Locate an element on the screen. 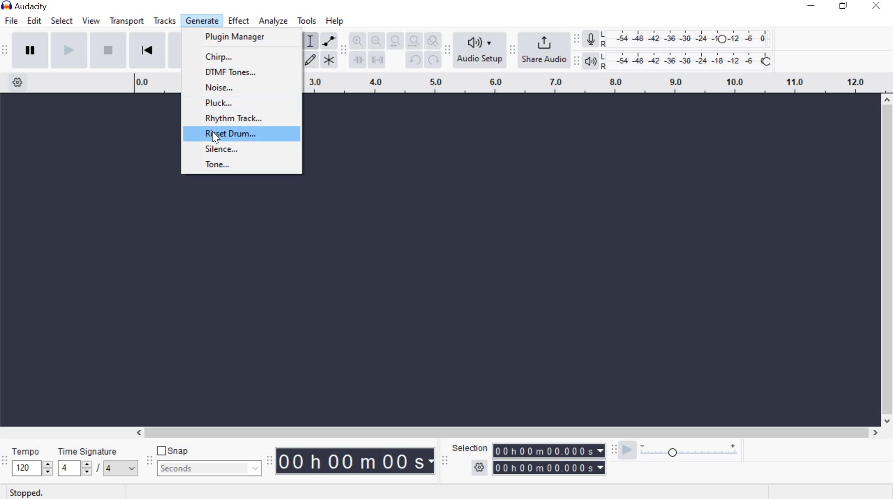 The width and height of the screenshot is (893, 499). Playback meter is located at coordinates (591, 62).